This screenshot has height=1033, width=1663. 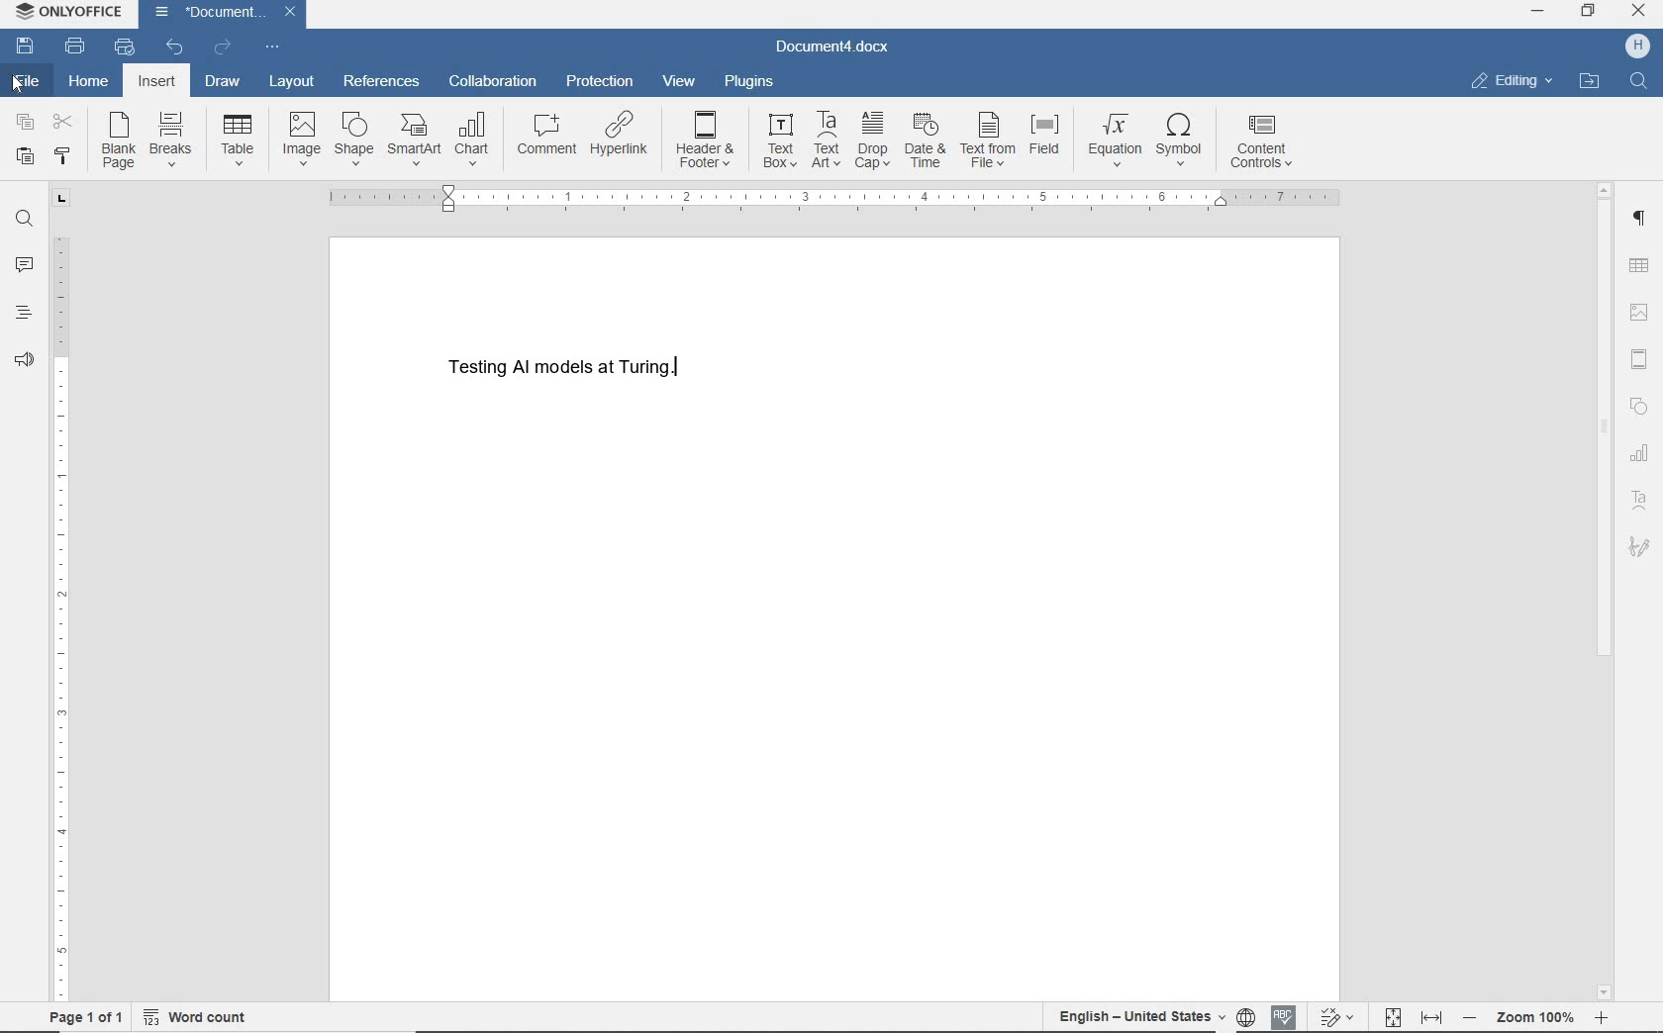 I want to click on find, so click(x=24, y=220).